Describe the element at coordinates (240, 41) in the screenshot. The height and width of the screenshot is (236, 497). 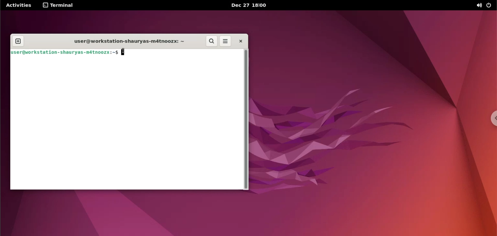
I see `close` at that location.